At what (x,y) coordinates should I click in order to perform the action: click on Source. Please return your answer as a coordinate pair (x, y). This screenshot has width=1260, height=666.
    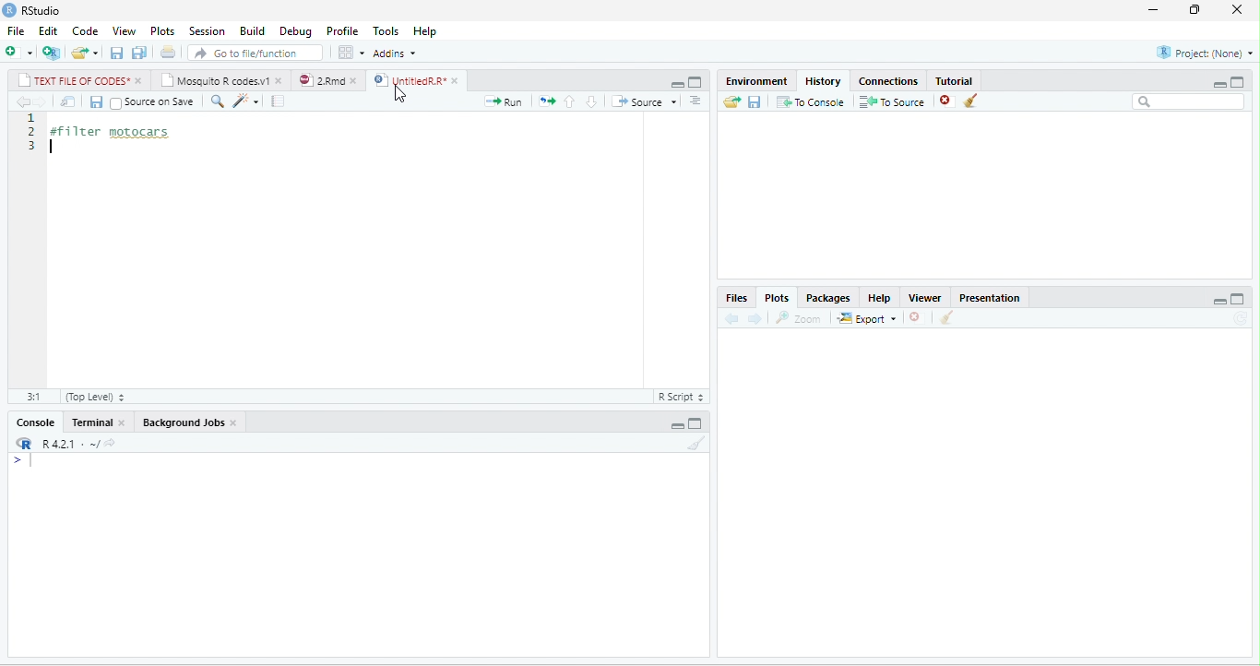
    Looking at the image, I should click on (645, 101).